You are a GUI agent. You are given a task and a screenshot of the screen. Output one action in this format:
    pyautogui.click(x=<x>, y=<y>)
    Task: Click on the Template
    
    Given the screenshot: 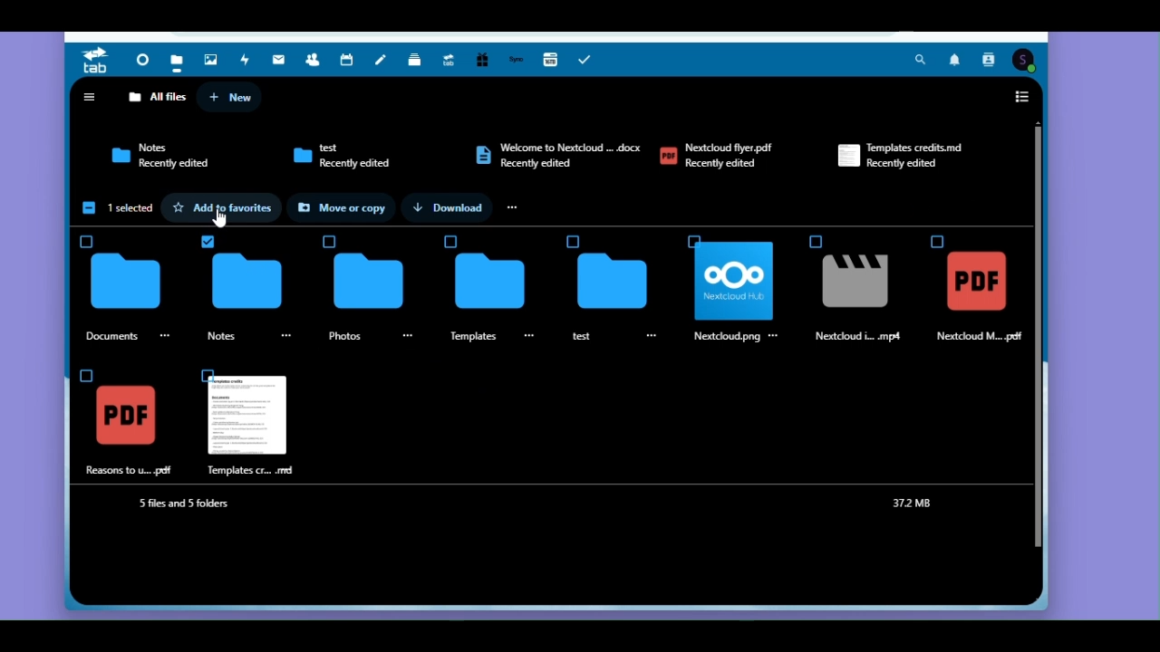 What is the action you would take?
    pyautogui.click(x=470, y=338)
    